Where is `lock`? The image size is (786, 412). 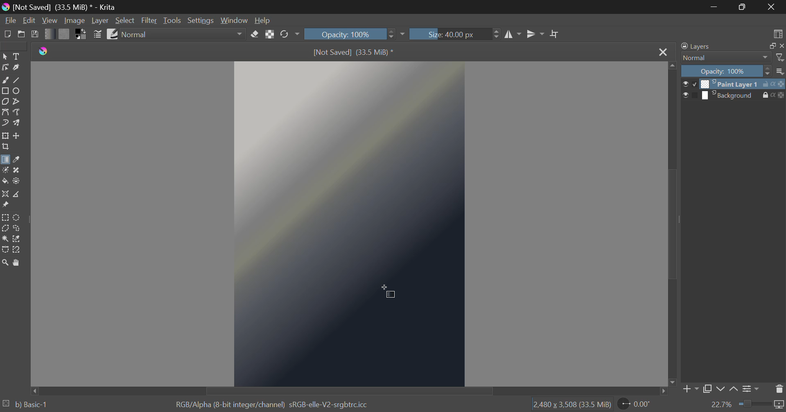 lock is located at coordinates (767, 95).